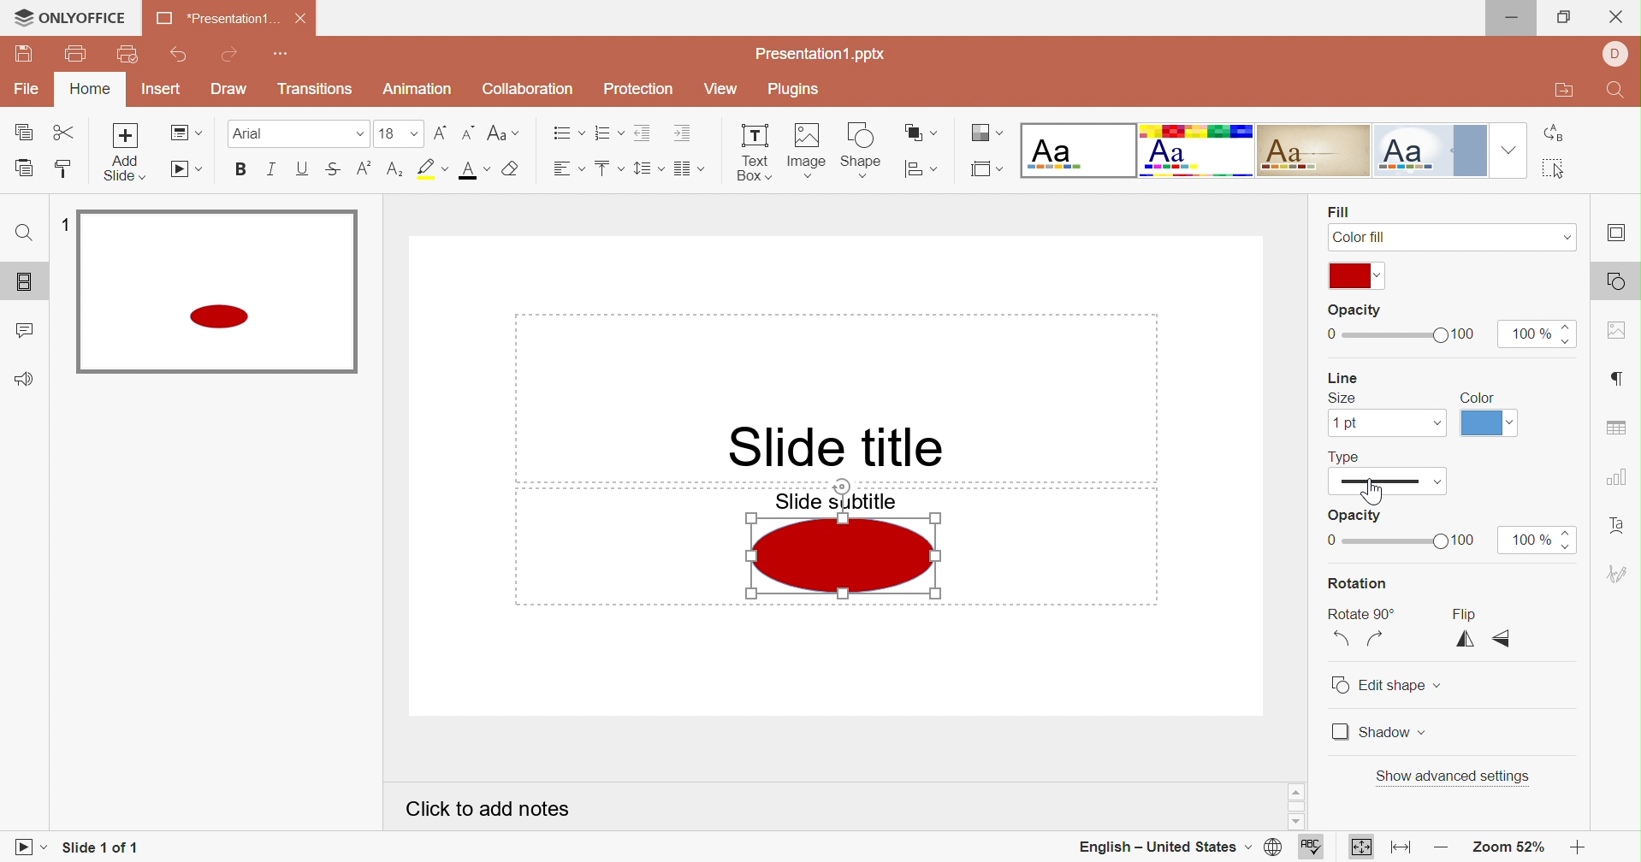 The width and height of the screenshot is (1641, 862). I want to click on Basic, so click(1197, 151).